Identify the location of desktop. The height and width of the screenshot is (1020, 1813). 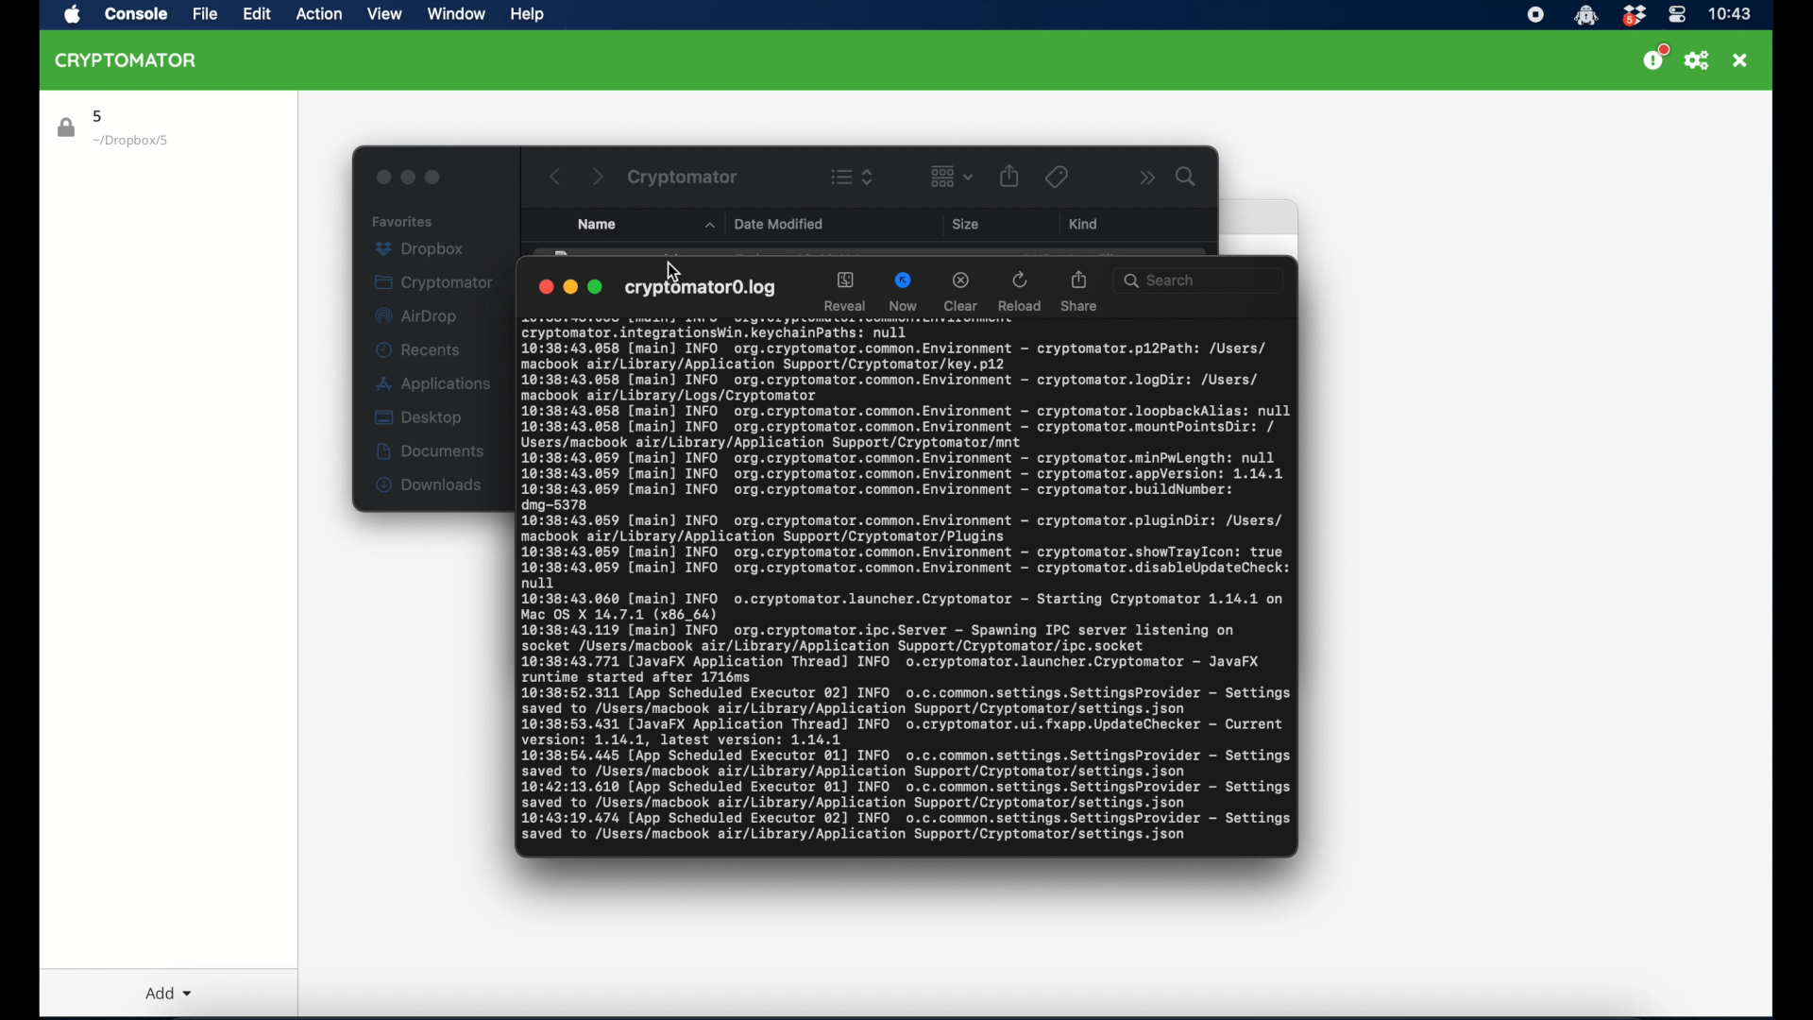
(418, 417).